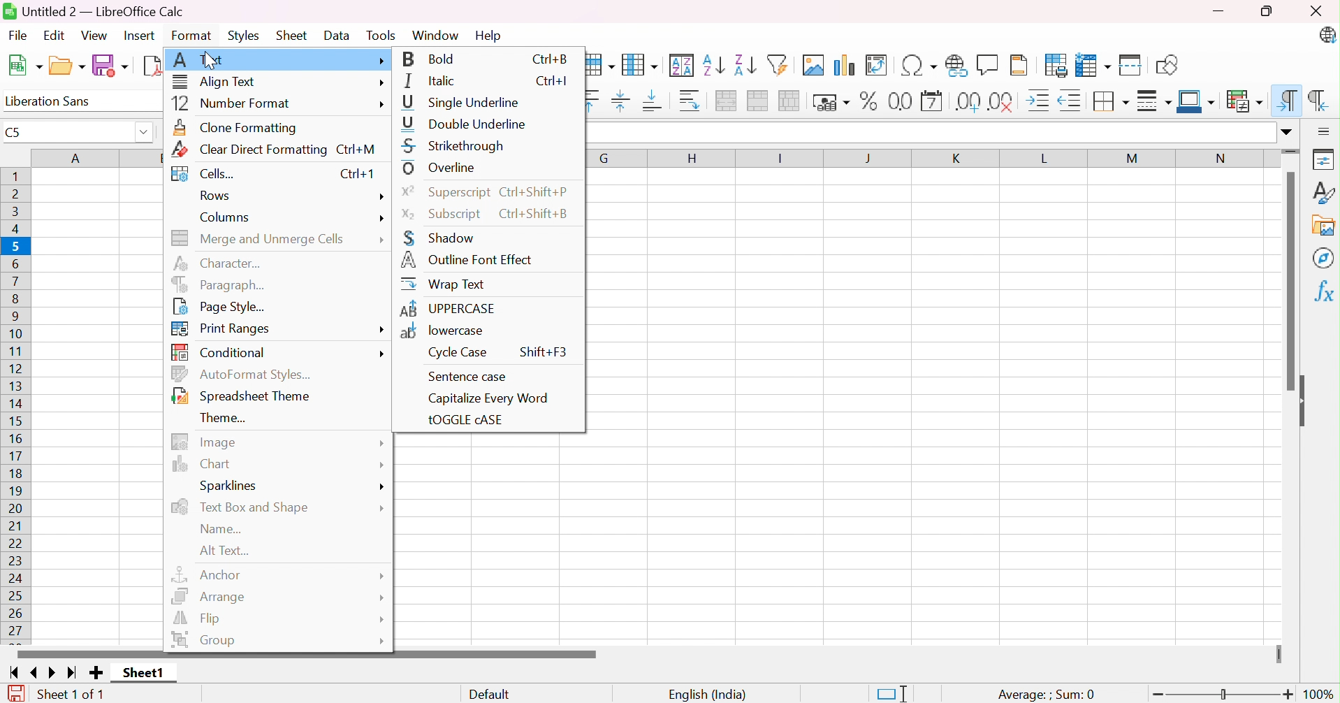  I want to click on Add new Sheet, so click(96, 674).